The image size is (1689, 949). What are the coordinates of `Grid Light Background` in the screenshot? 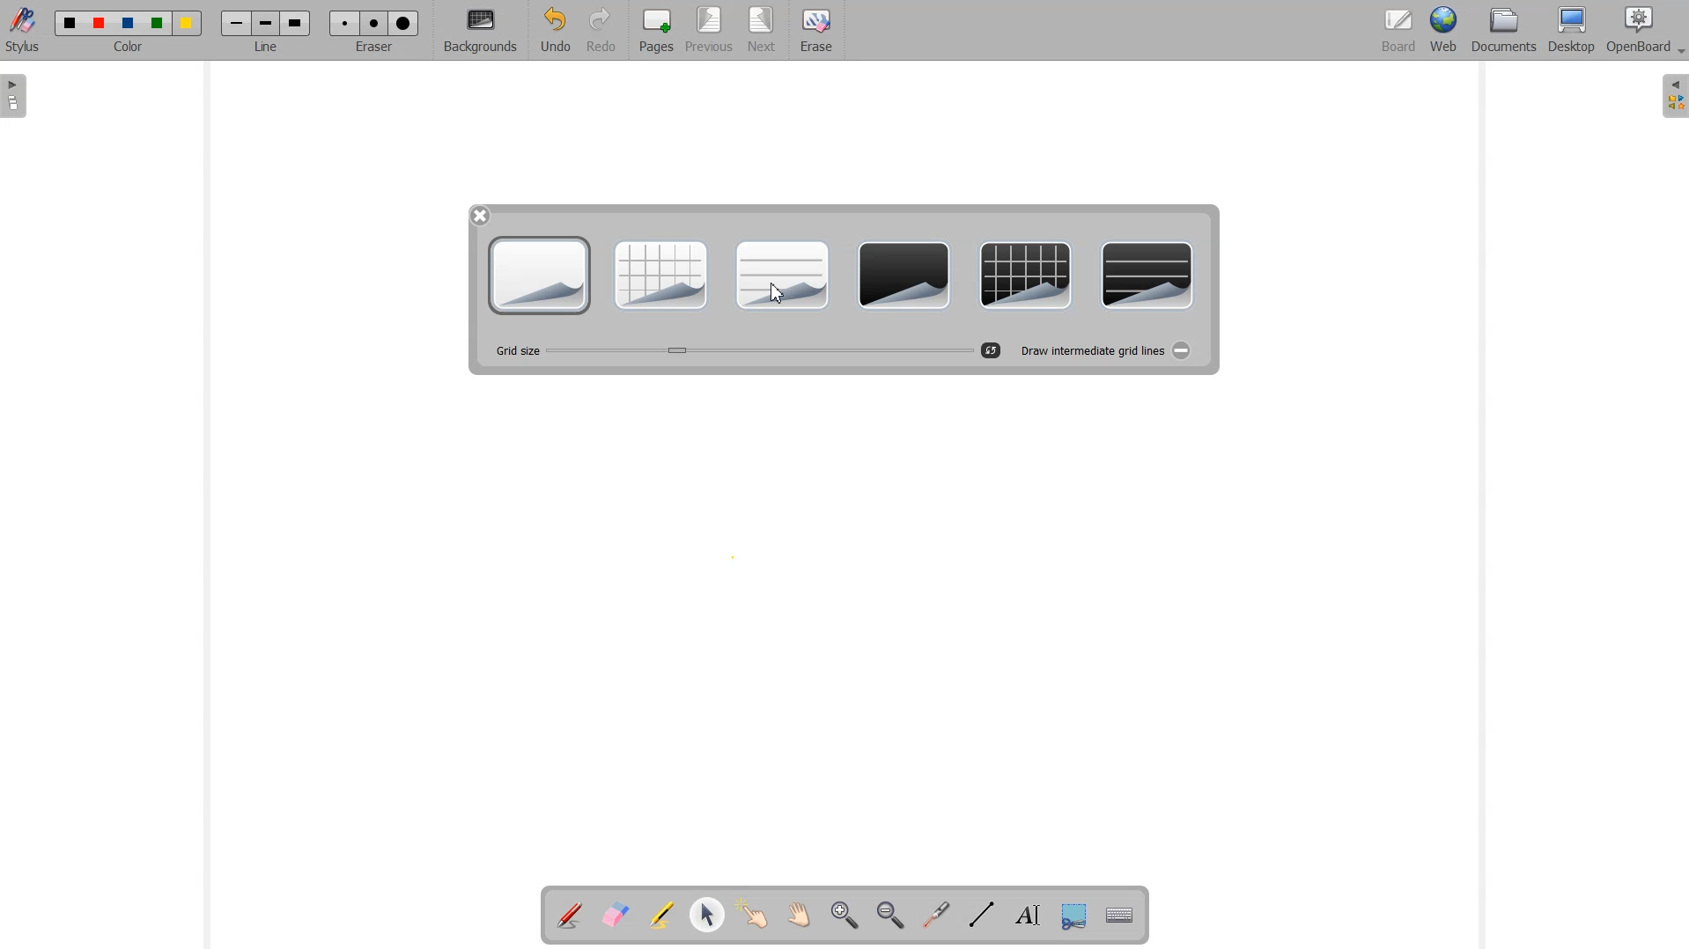 It's located at (660, 275).